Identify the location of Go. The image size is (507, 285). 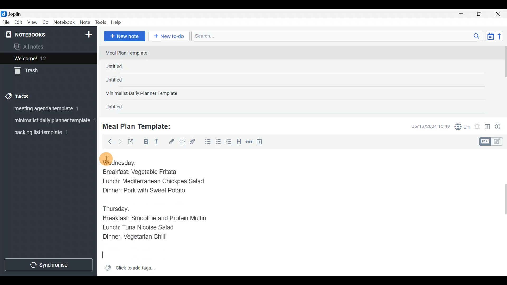
(45, 23).